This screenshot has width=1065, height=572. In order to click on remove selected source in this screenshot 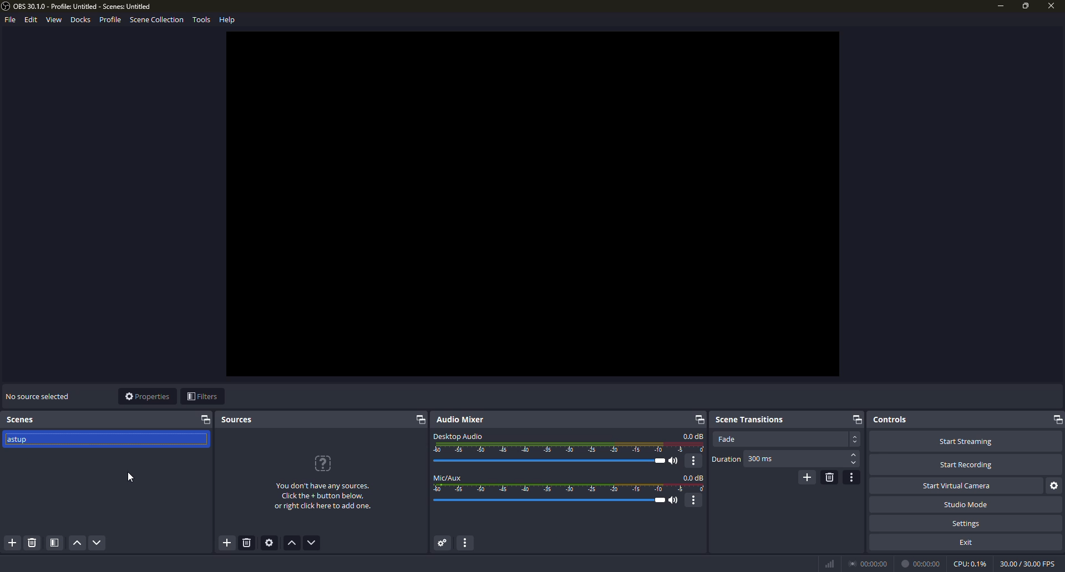, I will do `click(248, 544)`.